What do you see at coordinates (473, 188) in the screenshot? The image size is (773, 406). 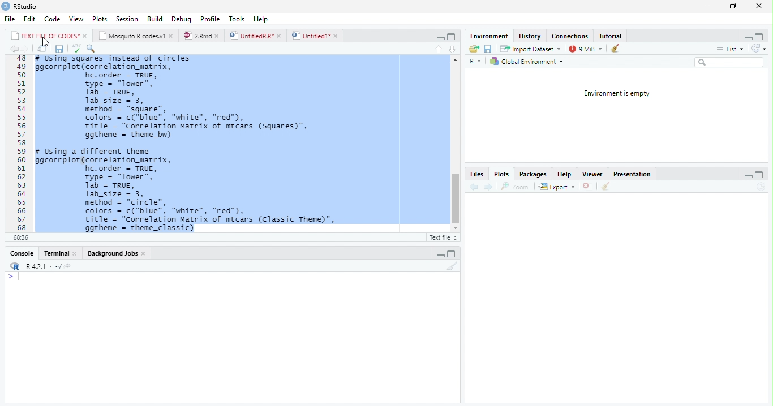 I see `go back` at bounding box center [473, 188].